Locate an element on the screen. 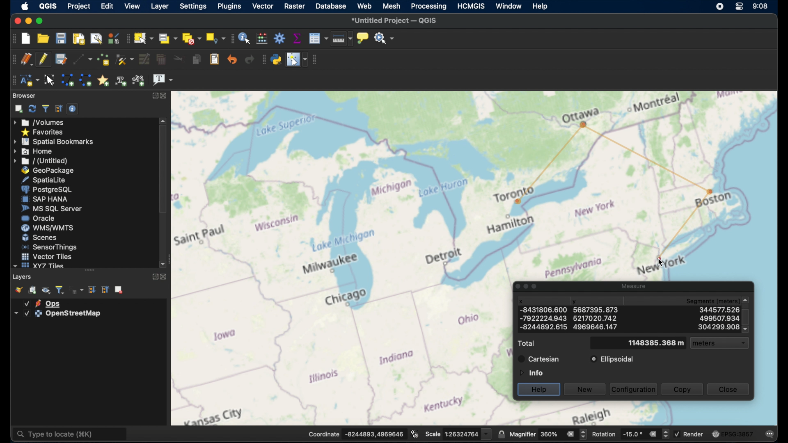 The image size is (788, 443). scale is located at coordinates (458, 433).